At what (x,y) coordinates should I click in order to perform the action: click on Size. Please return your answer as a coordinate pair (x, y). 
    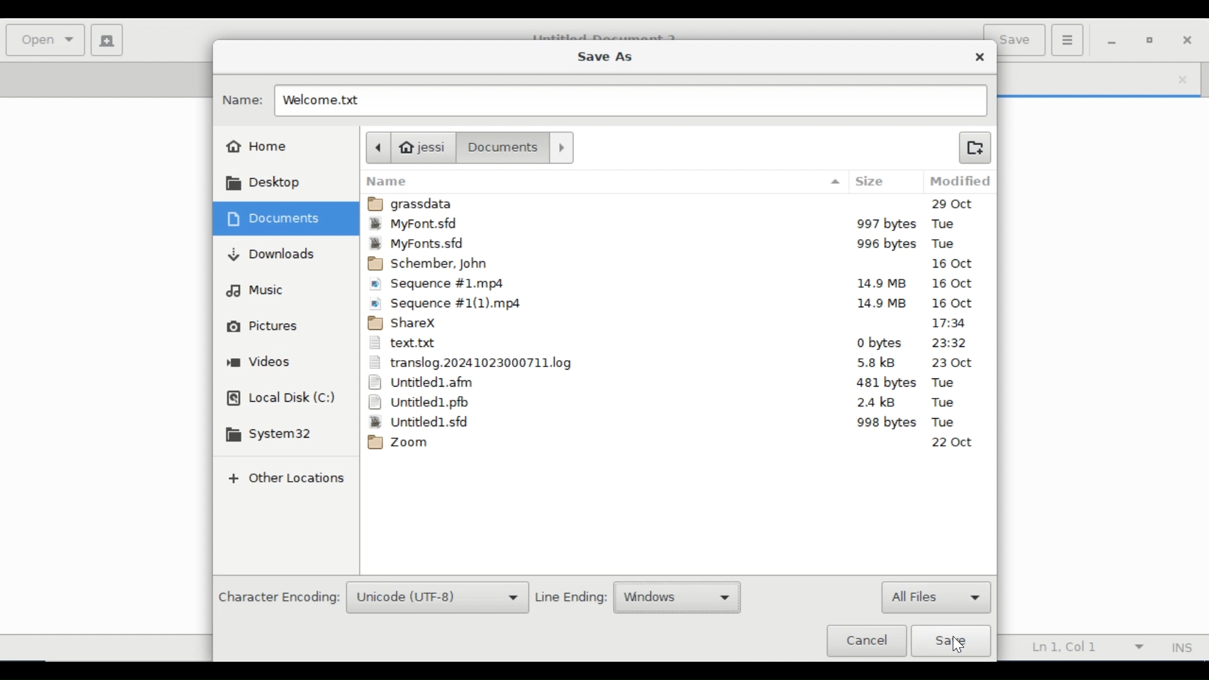
    Looking at the image, I should click on (871, 181).